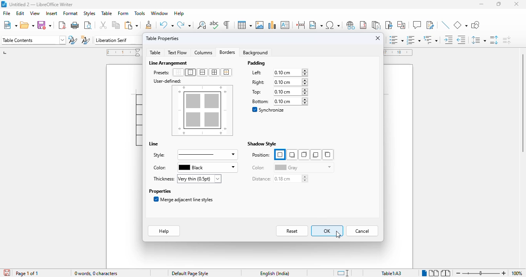 The image size is (526, 277). I want to click on clone formatting, so click(149, 25).